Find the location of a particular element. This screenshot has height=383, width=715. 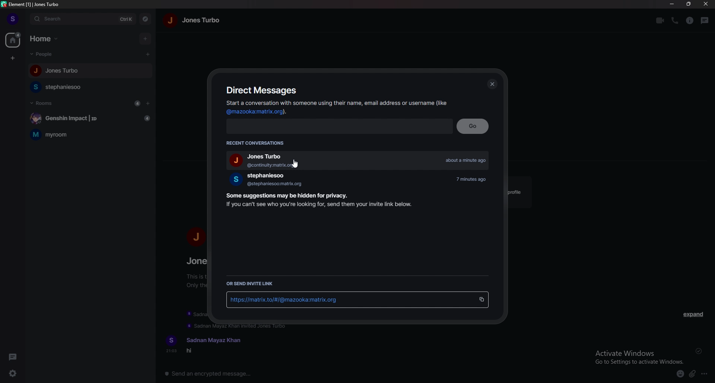

myroom is located at coordinates (90, 134).